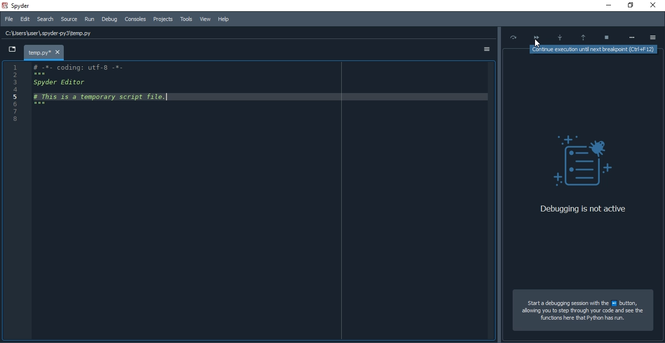 This screenshot has height=343, width=665. I want to click on temp.py, so click(44, 52).